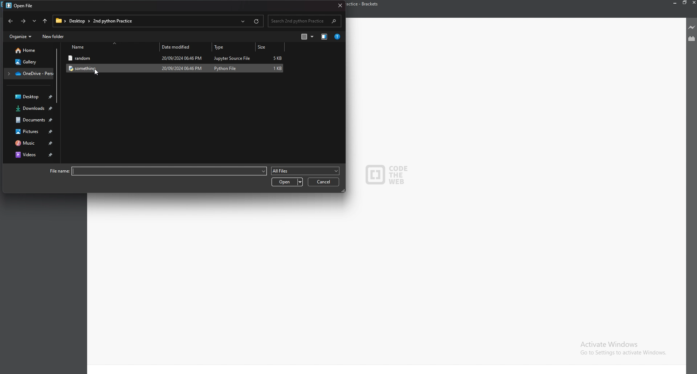 The height and width of the screenshot is (374, 697). Describe the element at coordinates (684, 3) in the screenshot. I see `resize` at that location.